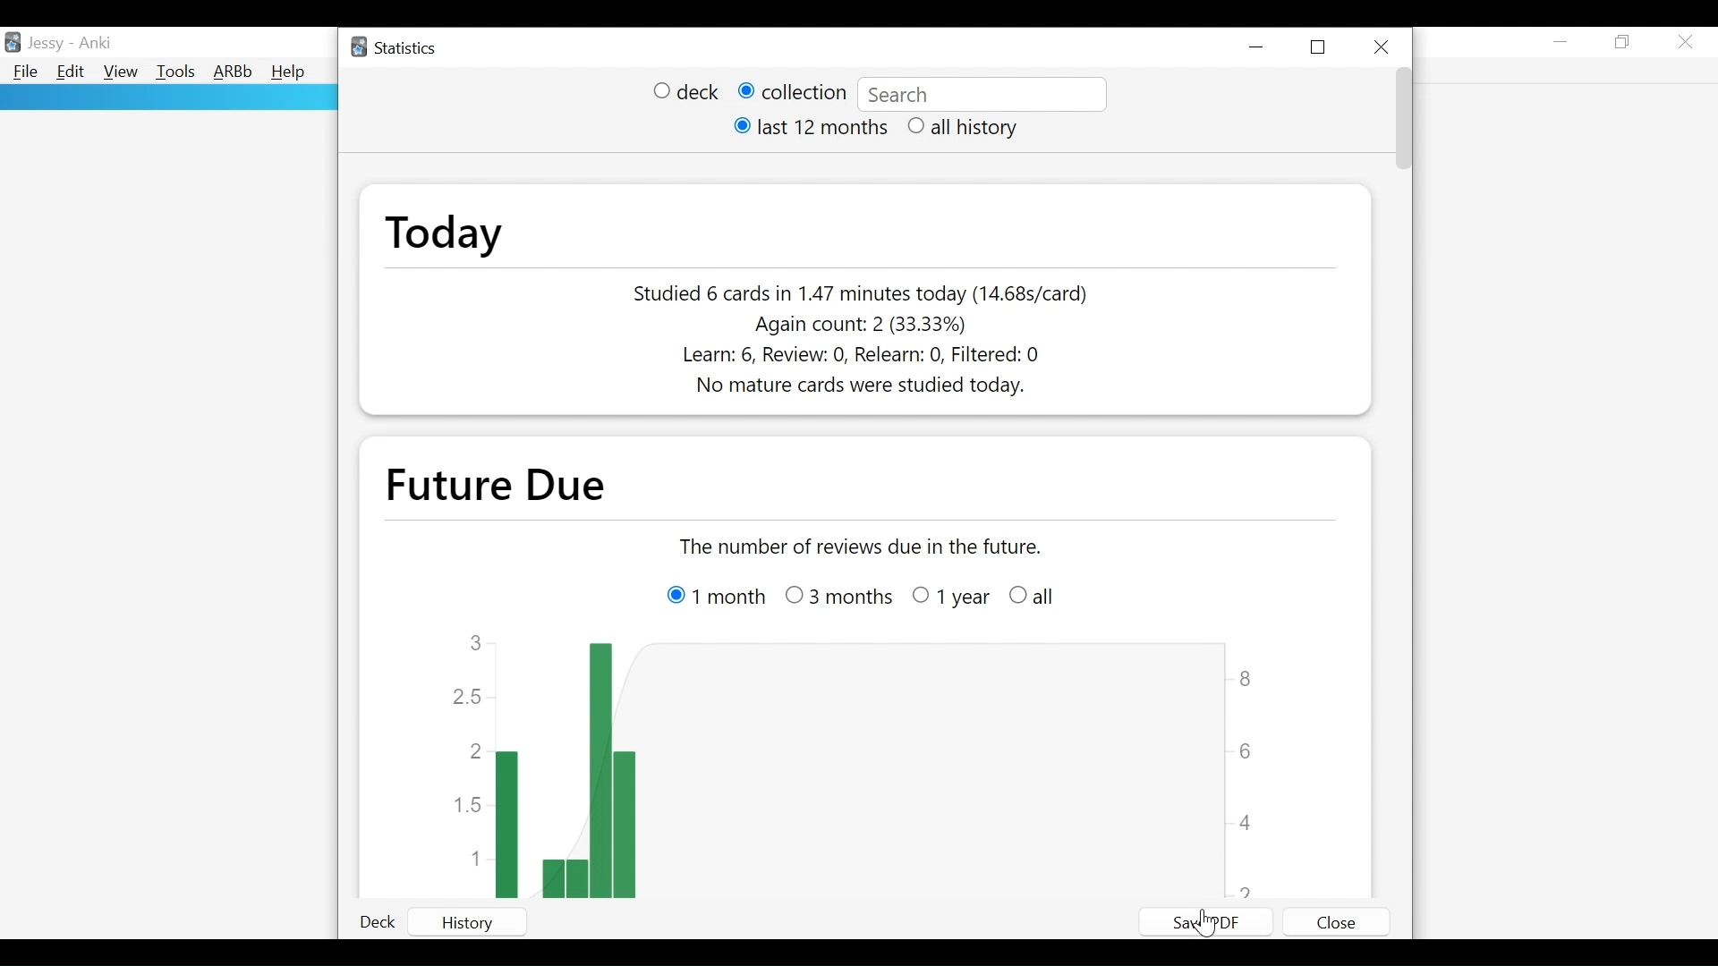  Describe the element at coordinates (396, 48) in the screenshot. I see `Statistics` at that location.